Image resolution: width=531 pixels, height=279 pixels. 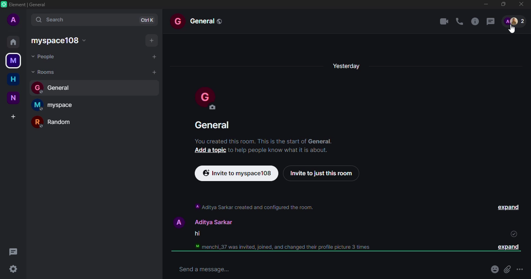 What do you see at coordinates (264, 141) in the screenshot?
I see `You created this room. This is the start of General.` at bounding box center [264, 141].